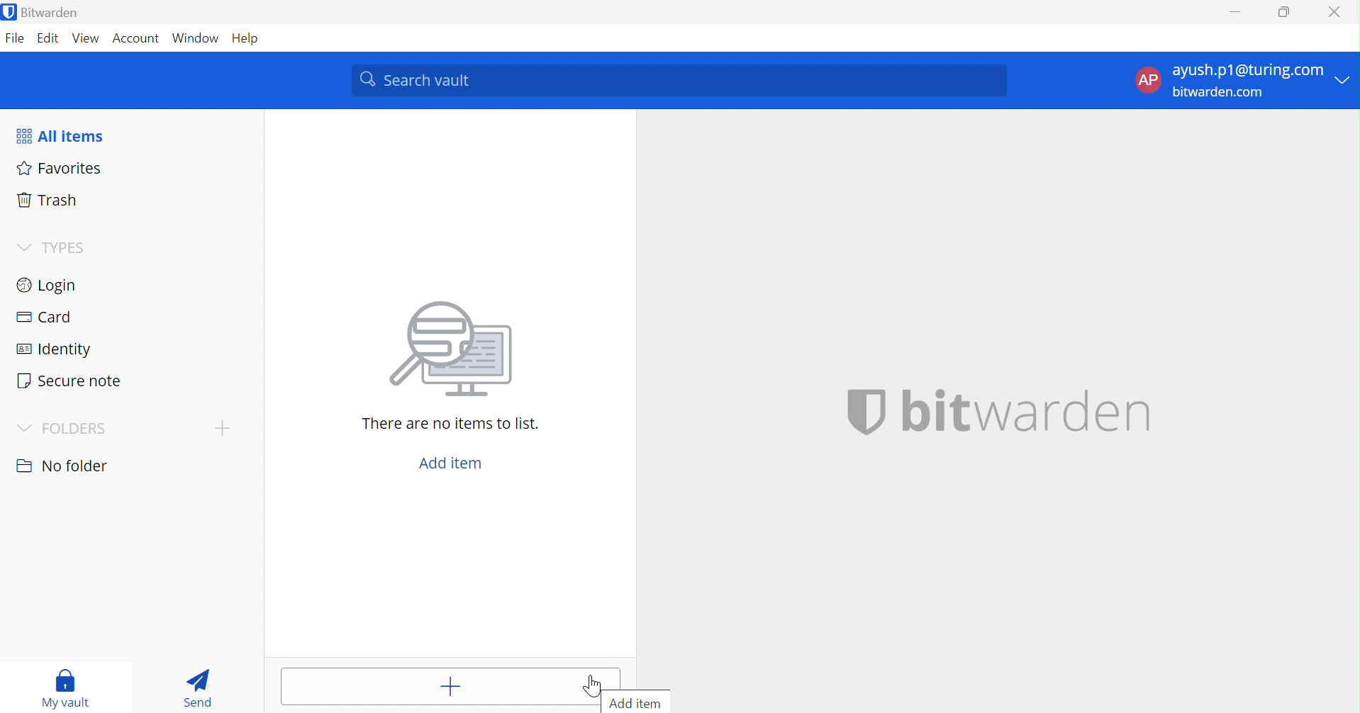  Describe the element at coordinates (1148, 82) in the screenshot. I see `AP` at that location.